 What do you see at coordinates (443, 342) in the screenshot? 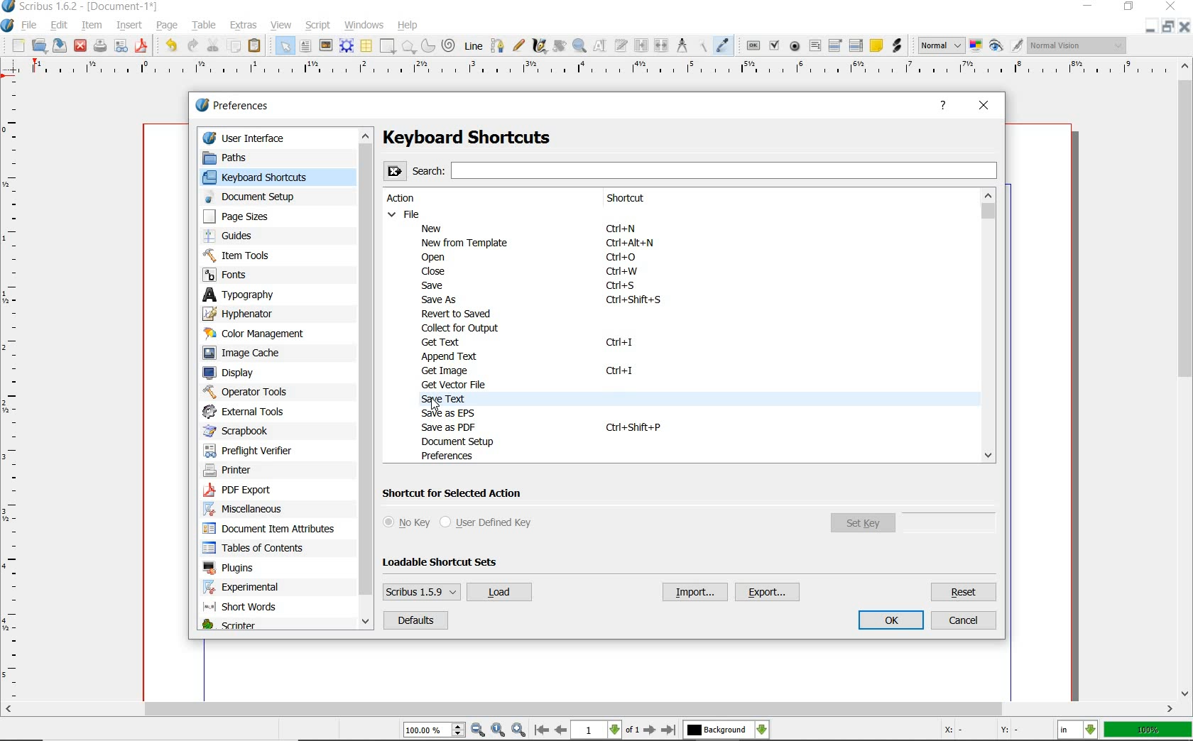
I see `get text` at bounding box center [443, 342].